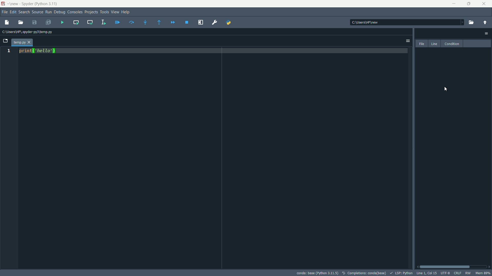  I want to click on new file, so click(6, 22).